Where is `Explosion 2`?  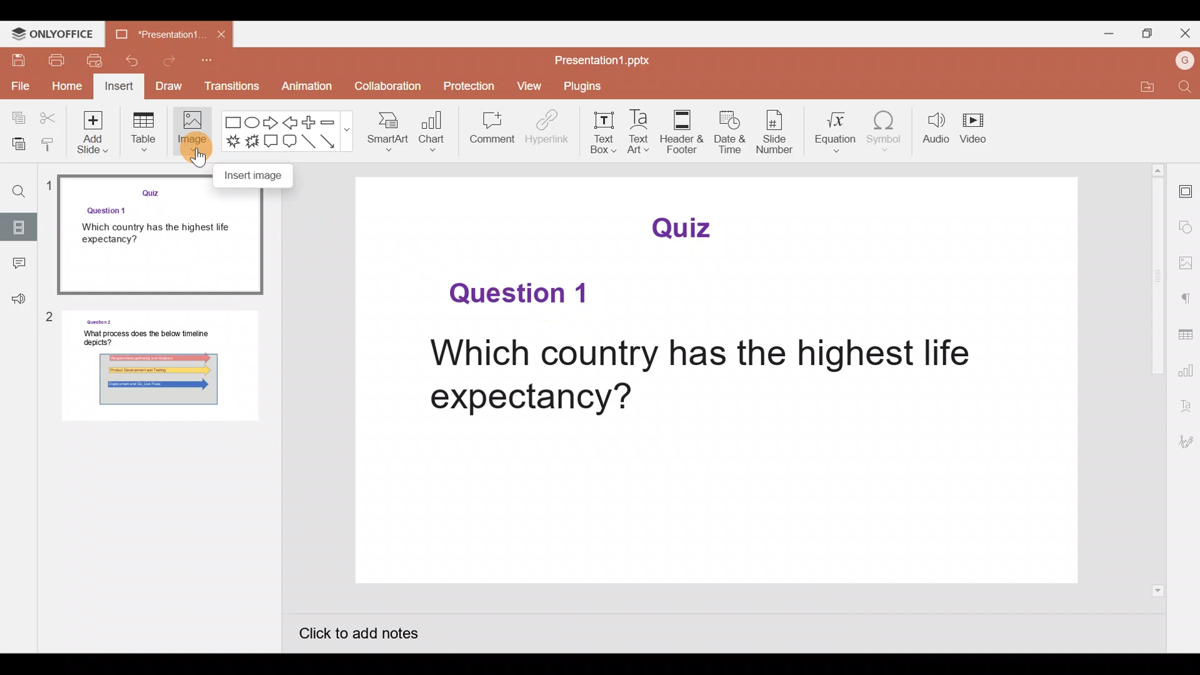
Explosion 2 is located at coordinates (251, 139).